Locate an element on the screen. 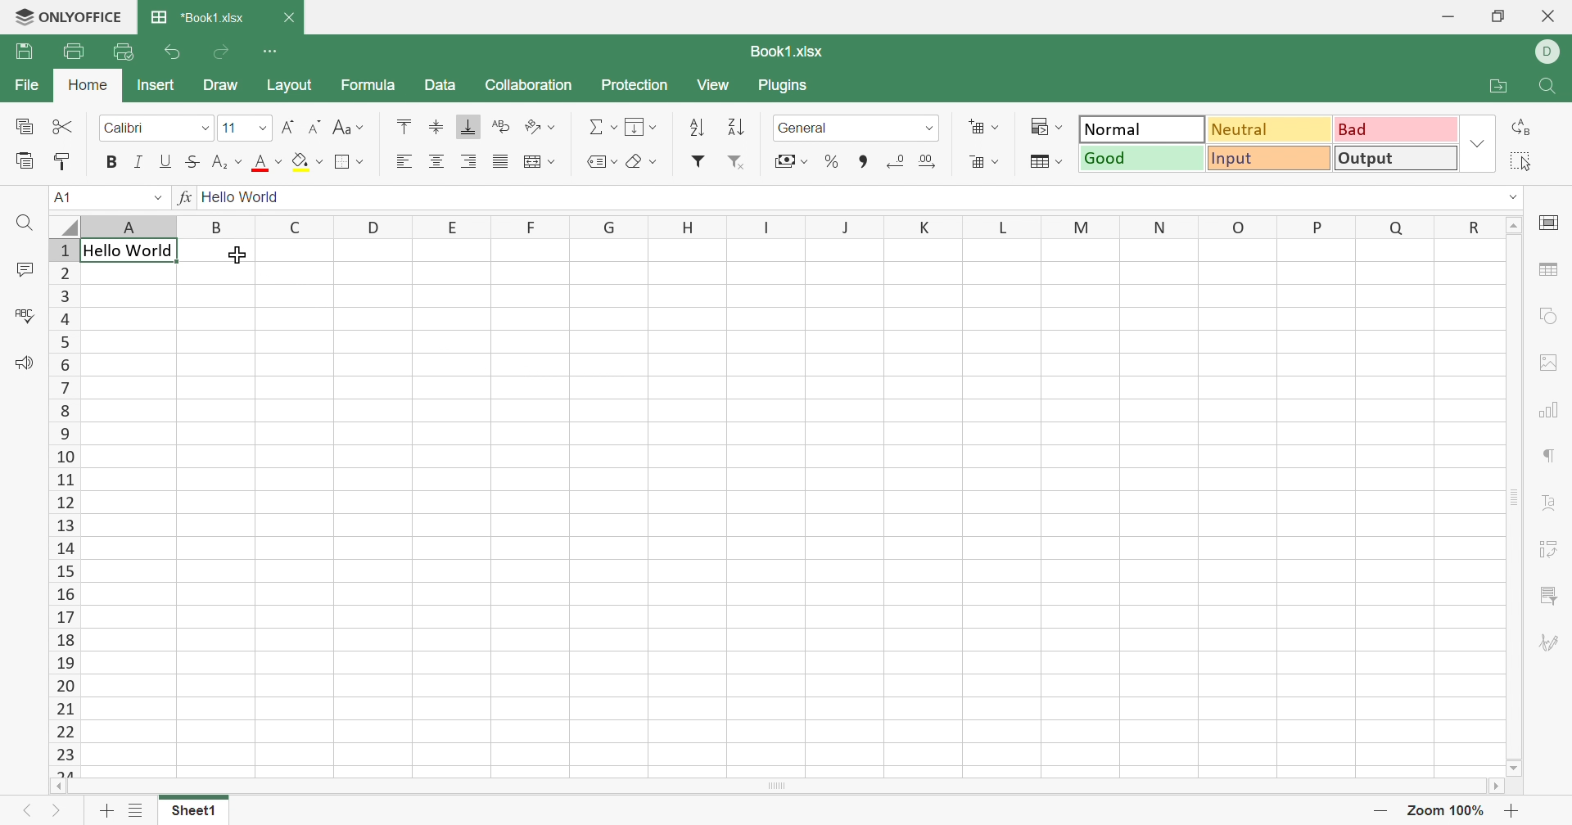 This screenshot has width=1572, height=825. Add sheet is located at coordinates (103, 811).